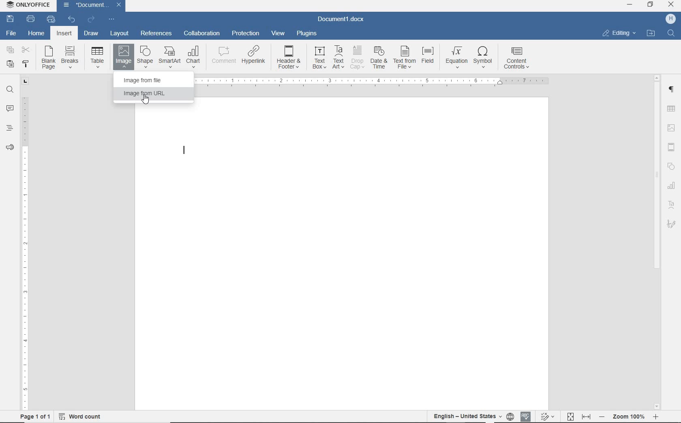 The height and width of the screenshot is (423, 681). Describe the element at coordinates (145, 56) in the screenshot. I see `shape` at that location.